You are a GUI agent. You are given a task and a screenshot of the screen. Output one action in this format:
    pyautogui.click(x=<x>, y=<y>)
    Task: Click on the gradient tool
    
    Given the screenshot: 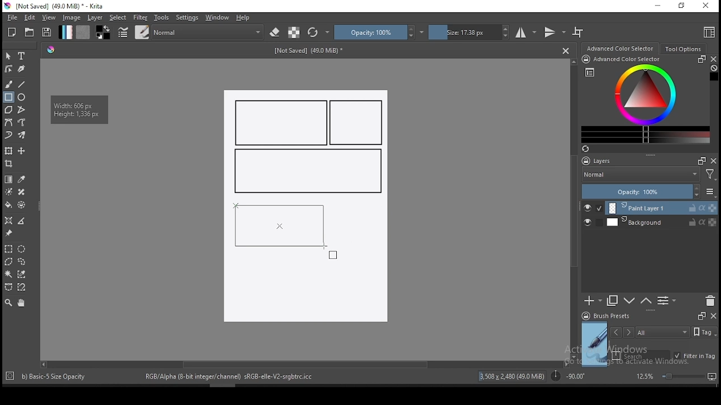 What is the action you would take?
    pyautogui.click(x=9, y=179)
    